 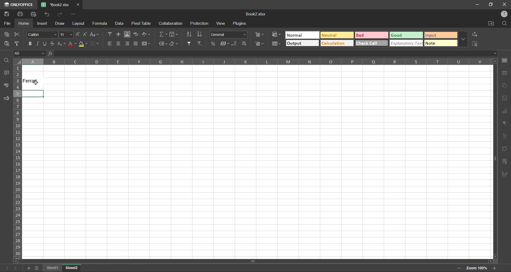 What do you see at coordinates (302, 35) in the screenshot?
I see `normal` at bounding box center [302, 35].